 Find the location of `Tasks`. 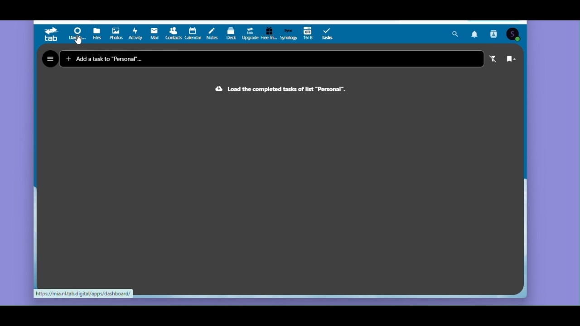

Tasks is located at coordinates (328, 34).